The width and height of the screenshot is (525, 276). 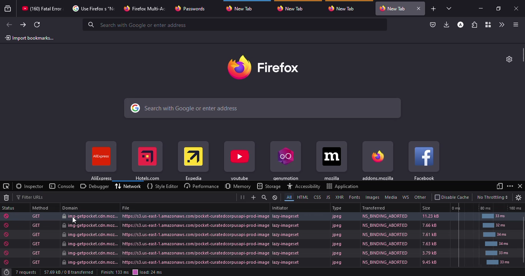 What do you see at coordinates (241, 9) in the screenshot?
I see `tab` at bounding box center [241, 9].